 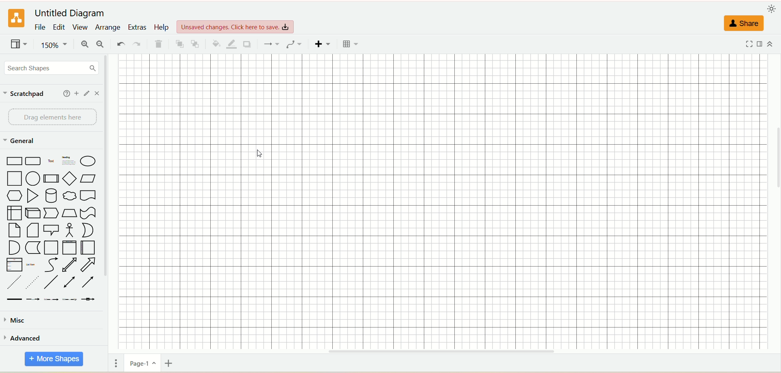 What do you see at coordinates (87, 230) in the screenshot?
I see `or` at bounding box center [87, 230].